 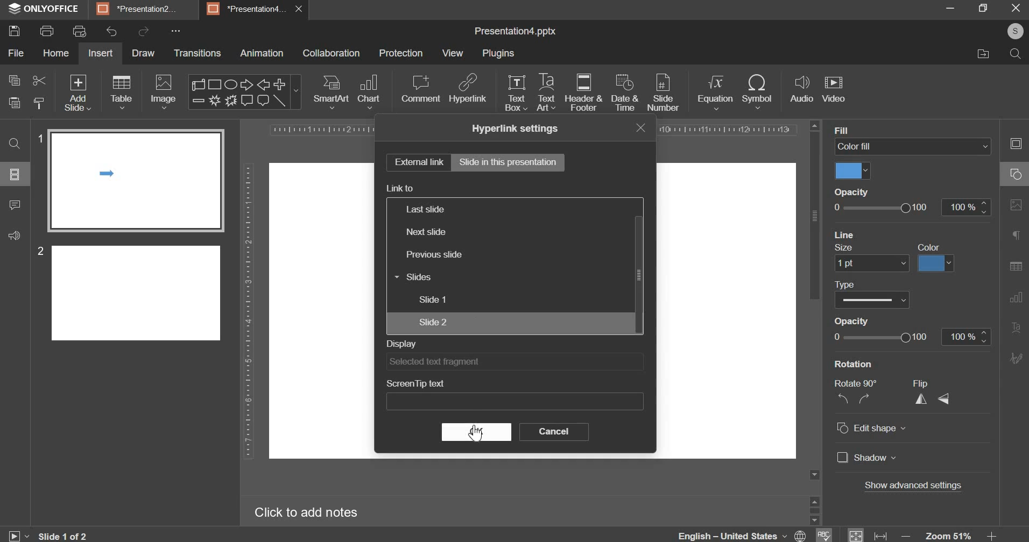 I want to click on audio, so click(x=801, y=90).